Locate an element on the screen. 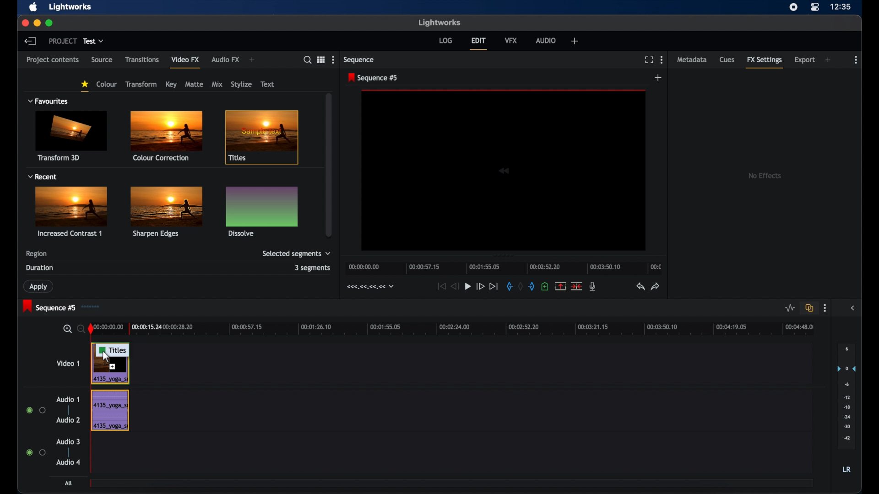 The image size is (879, 494). timeline scale is located at coordinates (504, 268).